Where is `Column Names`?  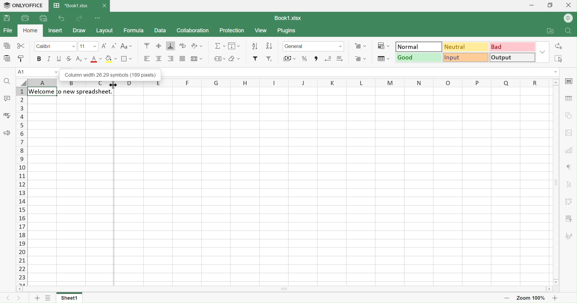
Column Names is located at coordinates (279, 82).